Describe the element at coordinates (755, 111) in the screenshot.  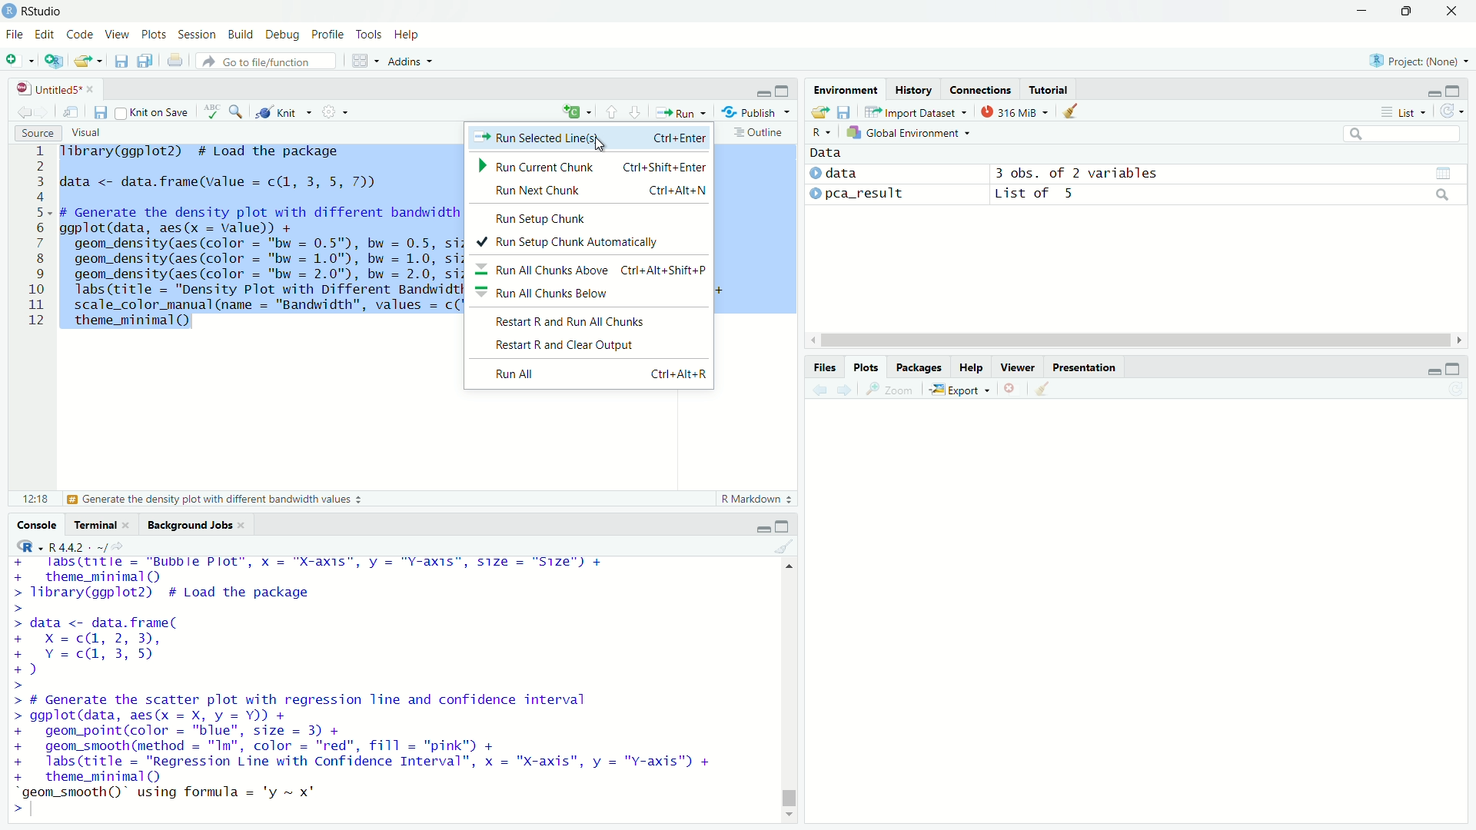
I see `Publish` at that location.